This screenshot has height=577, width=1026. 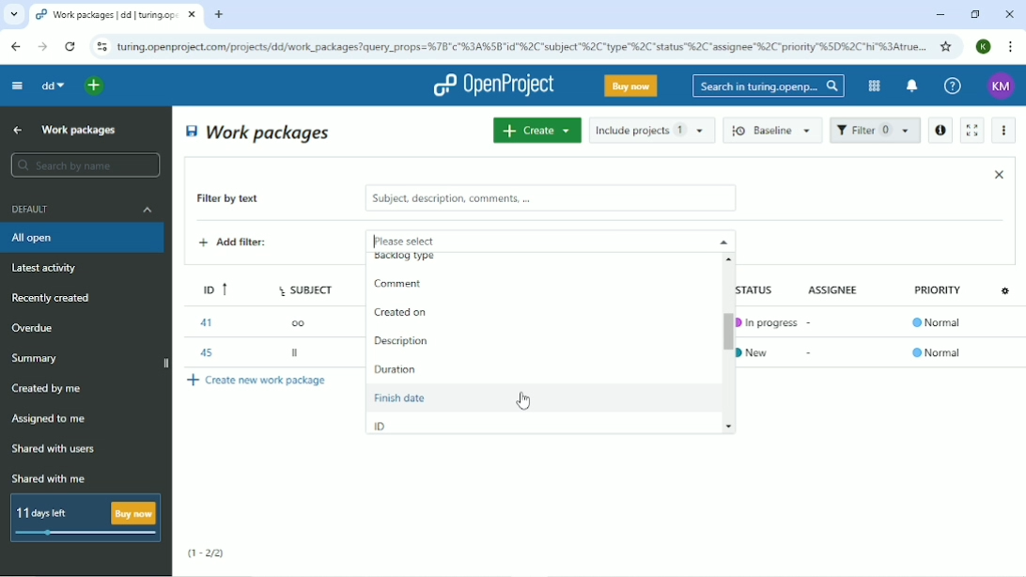 I want to click on Close, so click(x=1009, y=14).